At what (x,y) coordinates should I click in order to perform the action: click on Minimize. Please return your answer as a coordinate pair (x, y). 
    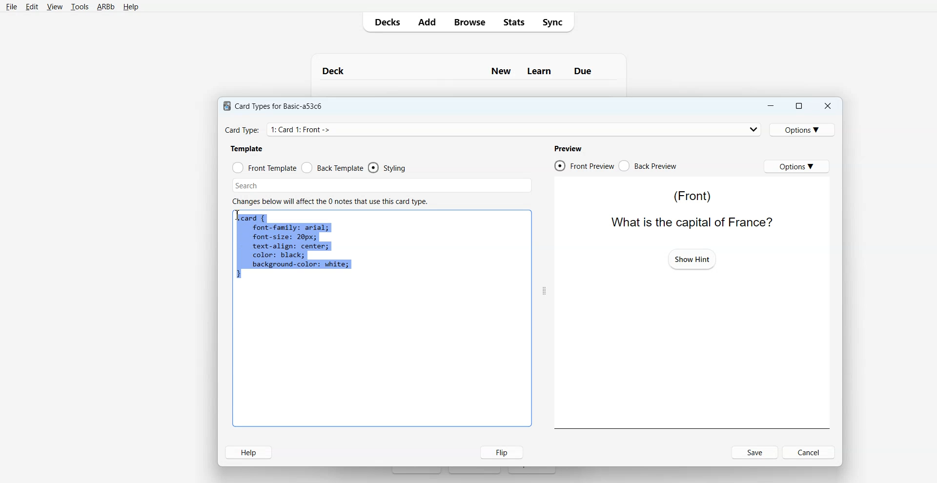
    Looking at the image, I should click on (770, 106).